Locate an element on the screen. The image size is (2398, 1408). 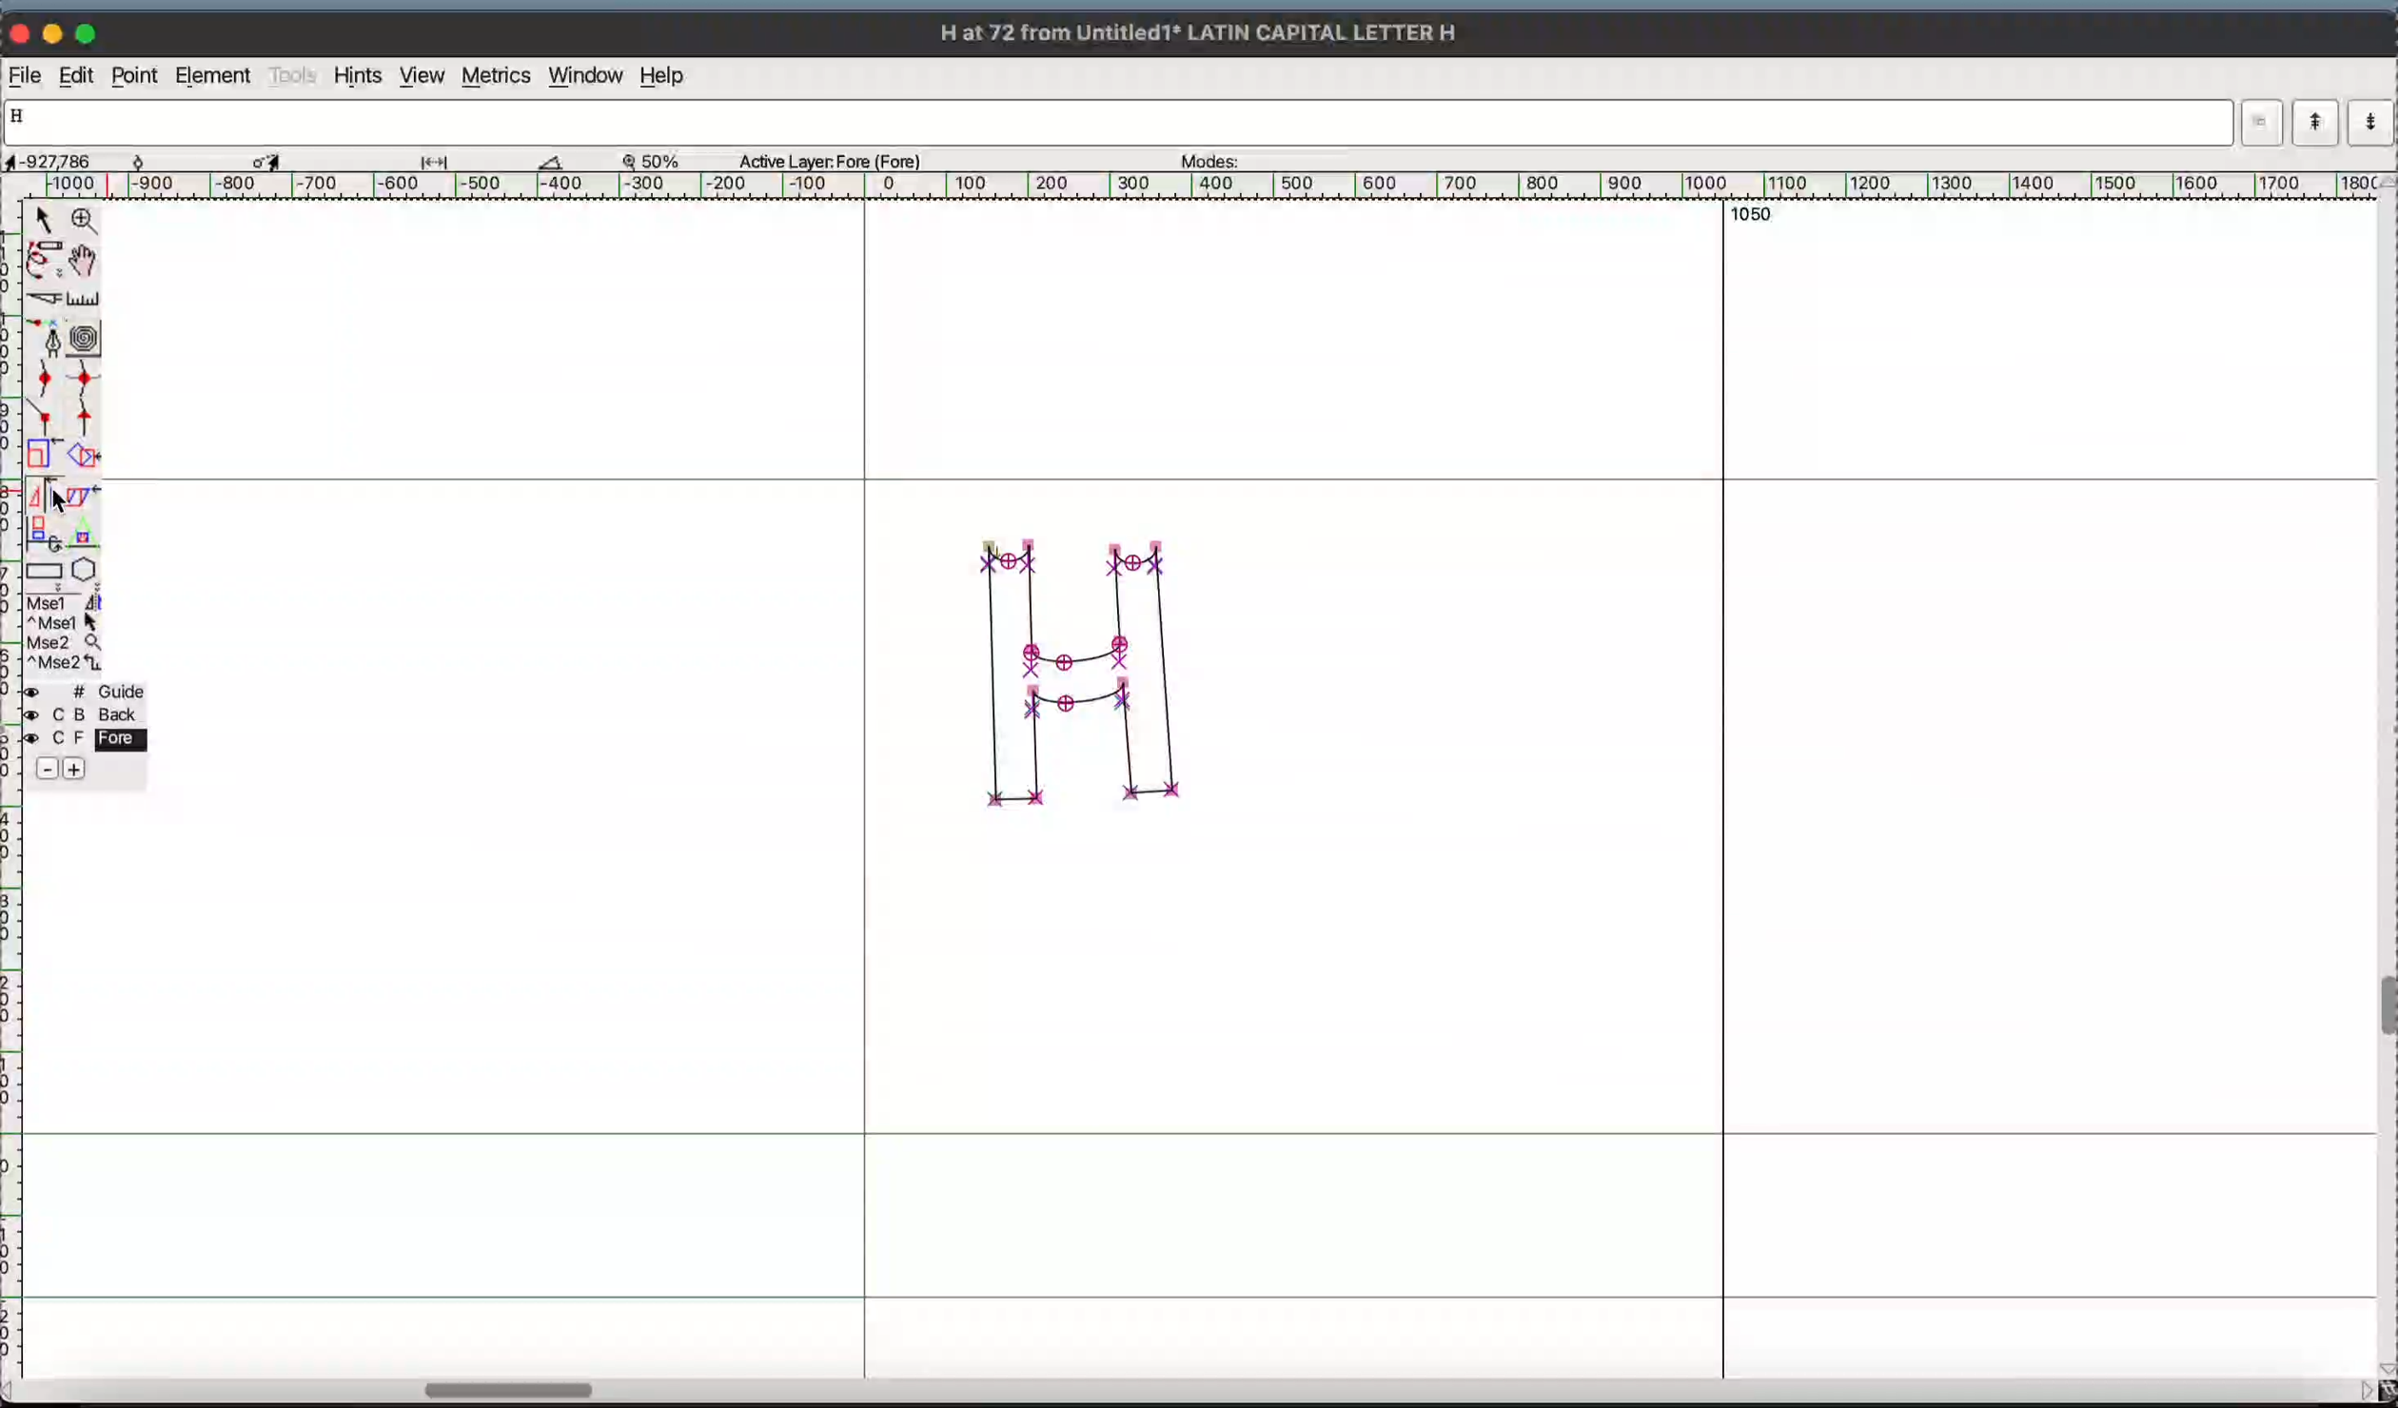
point is located at coordinates (44, 218).